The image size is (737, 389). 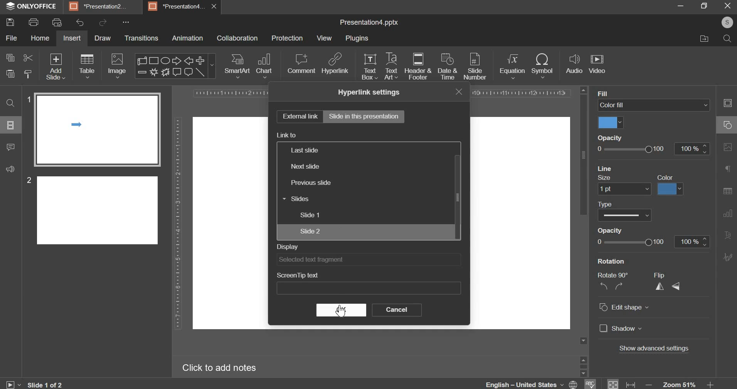 I want to click on , so click(x=629, y=244).